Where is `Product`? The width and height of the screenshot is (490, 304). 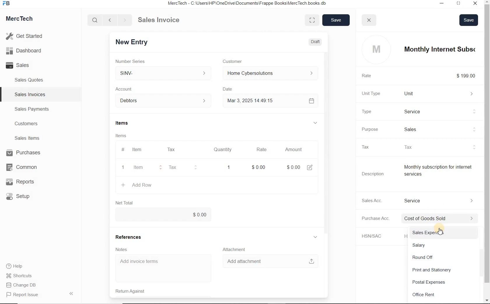 Product is located at coordinates (442, 112).